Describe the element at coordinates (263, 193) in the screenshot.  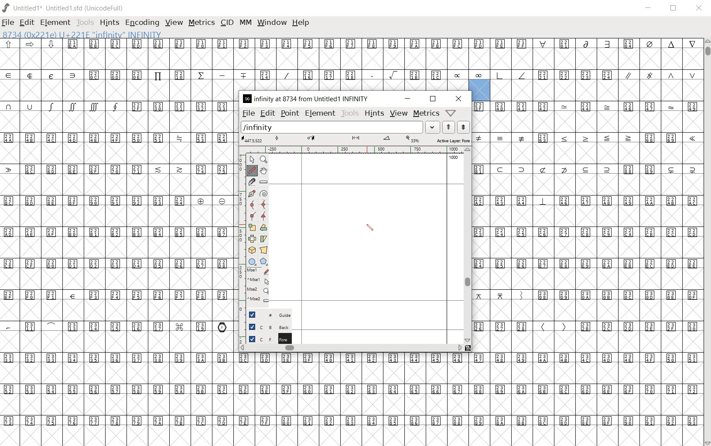
I see `change whether spiro is active or not` at that location.